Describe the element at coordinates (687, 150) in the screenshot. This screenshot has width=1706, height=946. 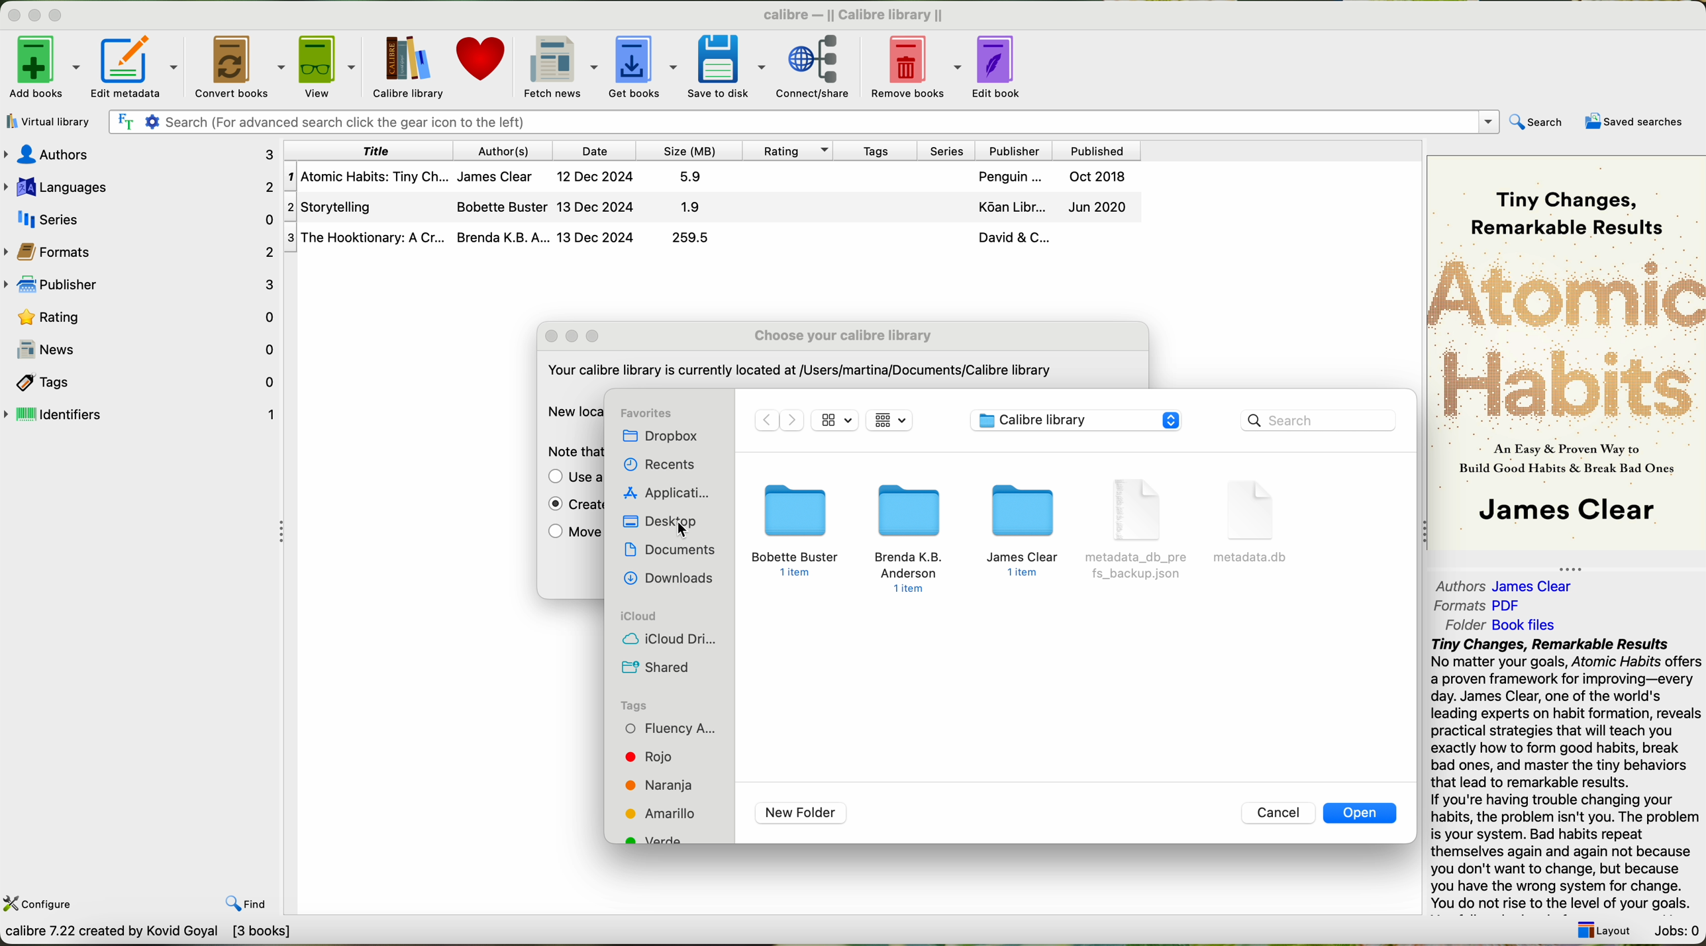
I see `size` at that location.